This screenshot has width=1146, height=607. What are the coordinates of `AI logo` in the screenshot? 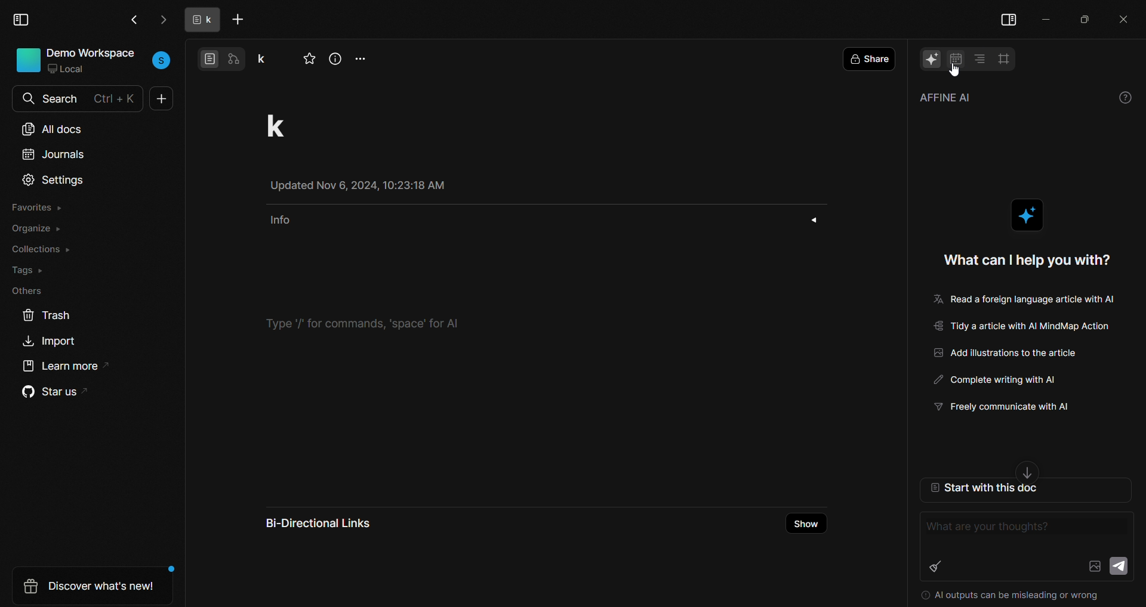 It's located at (1025, 217).